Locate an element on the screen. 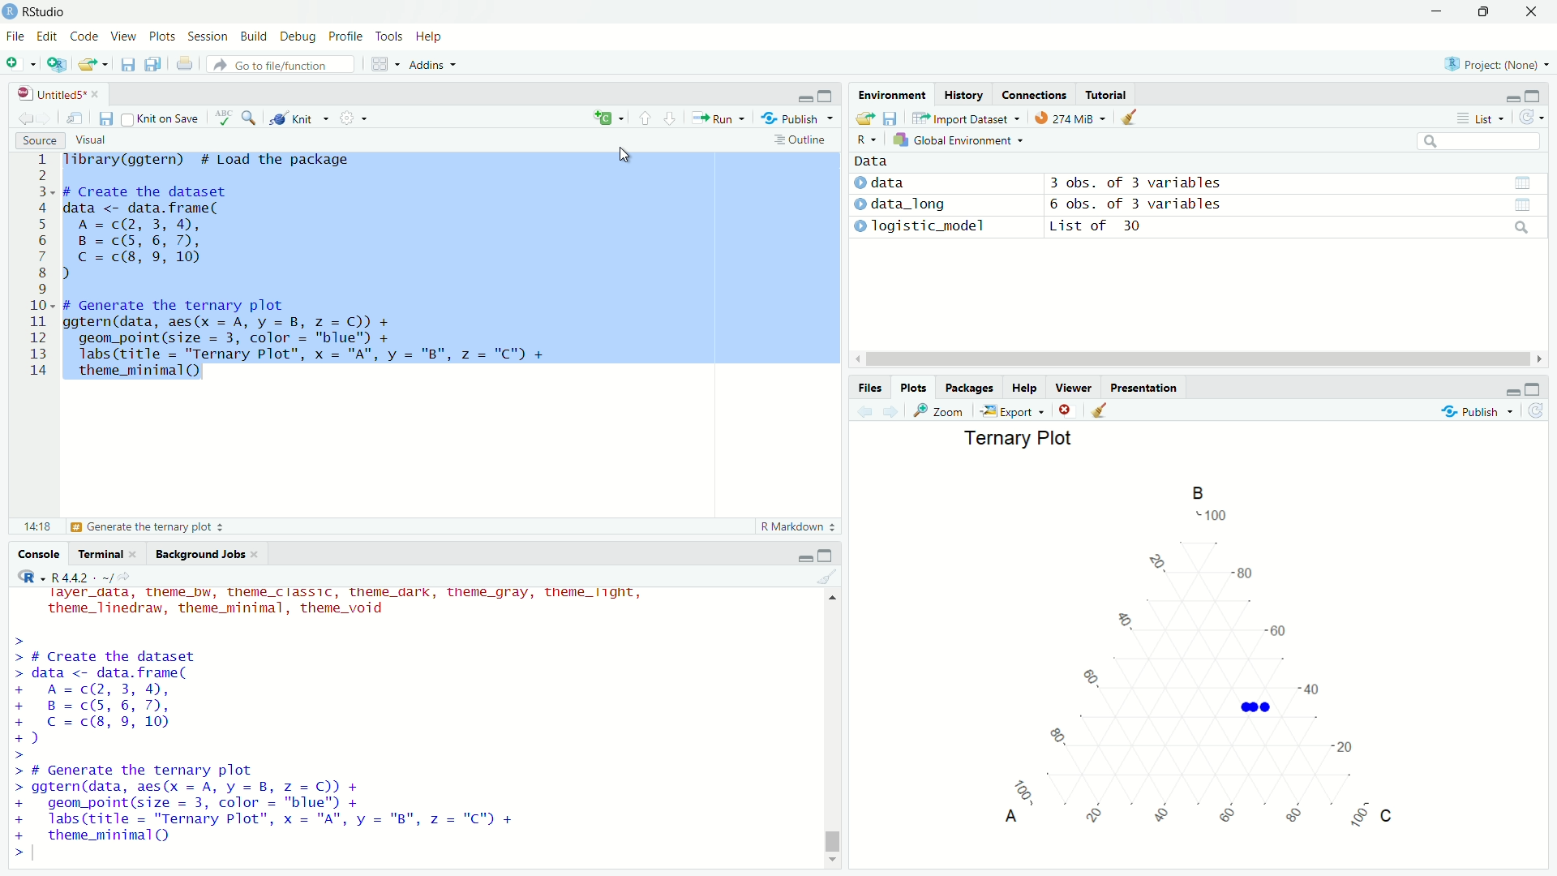  settings is located at coordinates (359, 121).